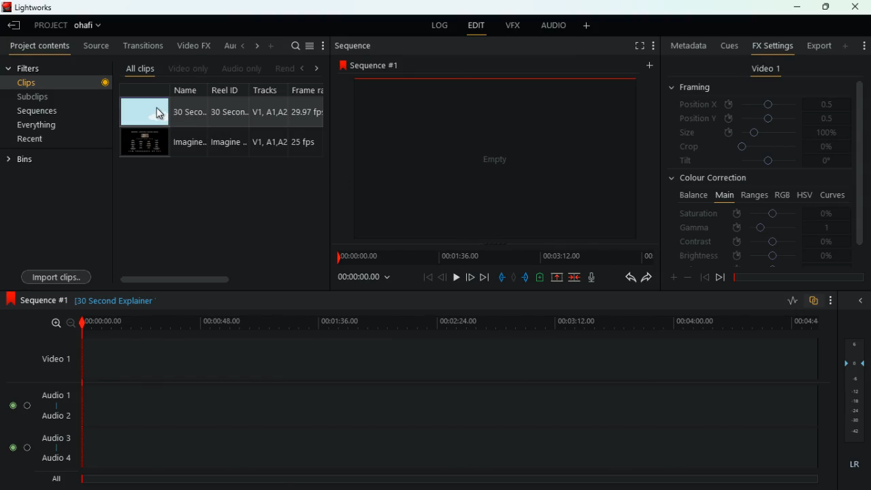 This screenshot has height=490, width=871. What do you see at coordinates (440, 27) in the screenshot?
I see `log` at bounding box center [440, 27].